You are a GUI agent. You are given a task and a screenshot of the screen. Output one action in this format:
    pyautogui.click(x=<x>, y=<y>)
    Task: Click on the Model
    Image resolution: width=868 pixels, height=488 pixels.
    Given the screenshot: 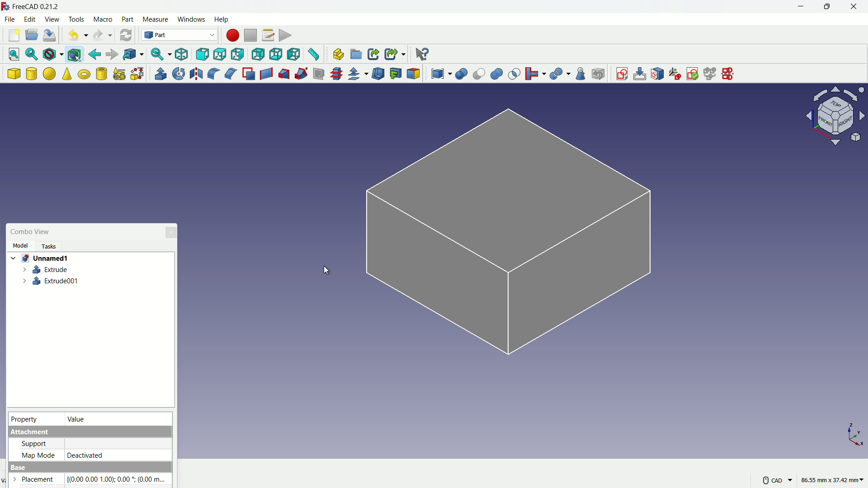 What is the action you would take?
    pyautogui.click(x=21, y=246)
    